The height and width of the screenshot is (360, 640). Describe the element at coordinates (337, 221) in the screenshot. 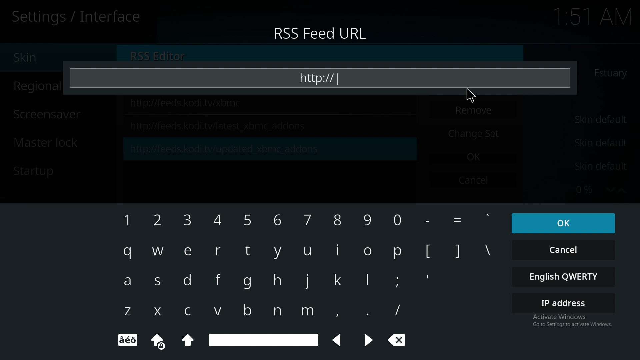

I see `keyboard Input` at that location.